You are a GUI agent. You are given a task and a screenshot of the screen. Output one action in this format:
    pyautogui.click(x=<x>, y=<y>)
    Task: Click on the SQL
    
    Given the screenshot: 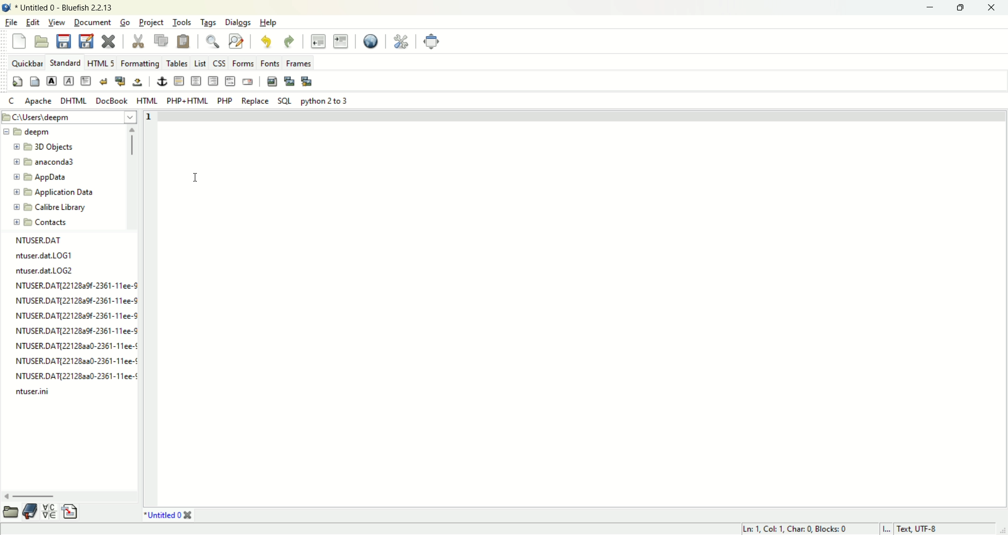 What is the action you would take?
    pyautogui.click(x=285, y=101)
    